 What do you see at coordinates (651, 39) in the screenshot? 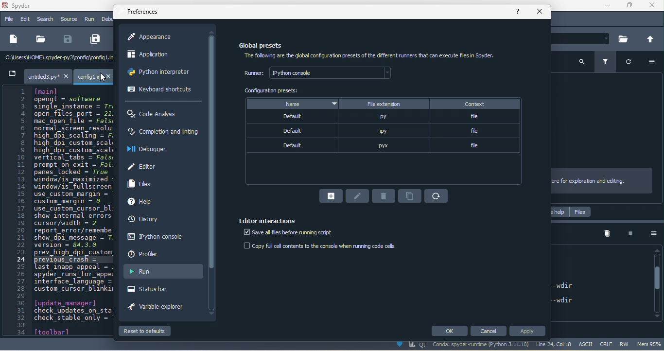
I see `change to parent directory` at bounding box center [651, 39].